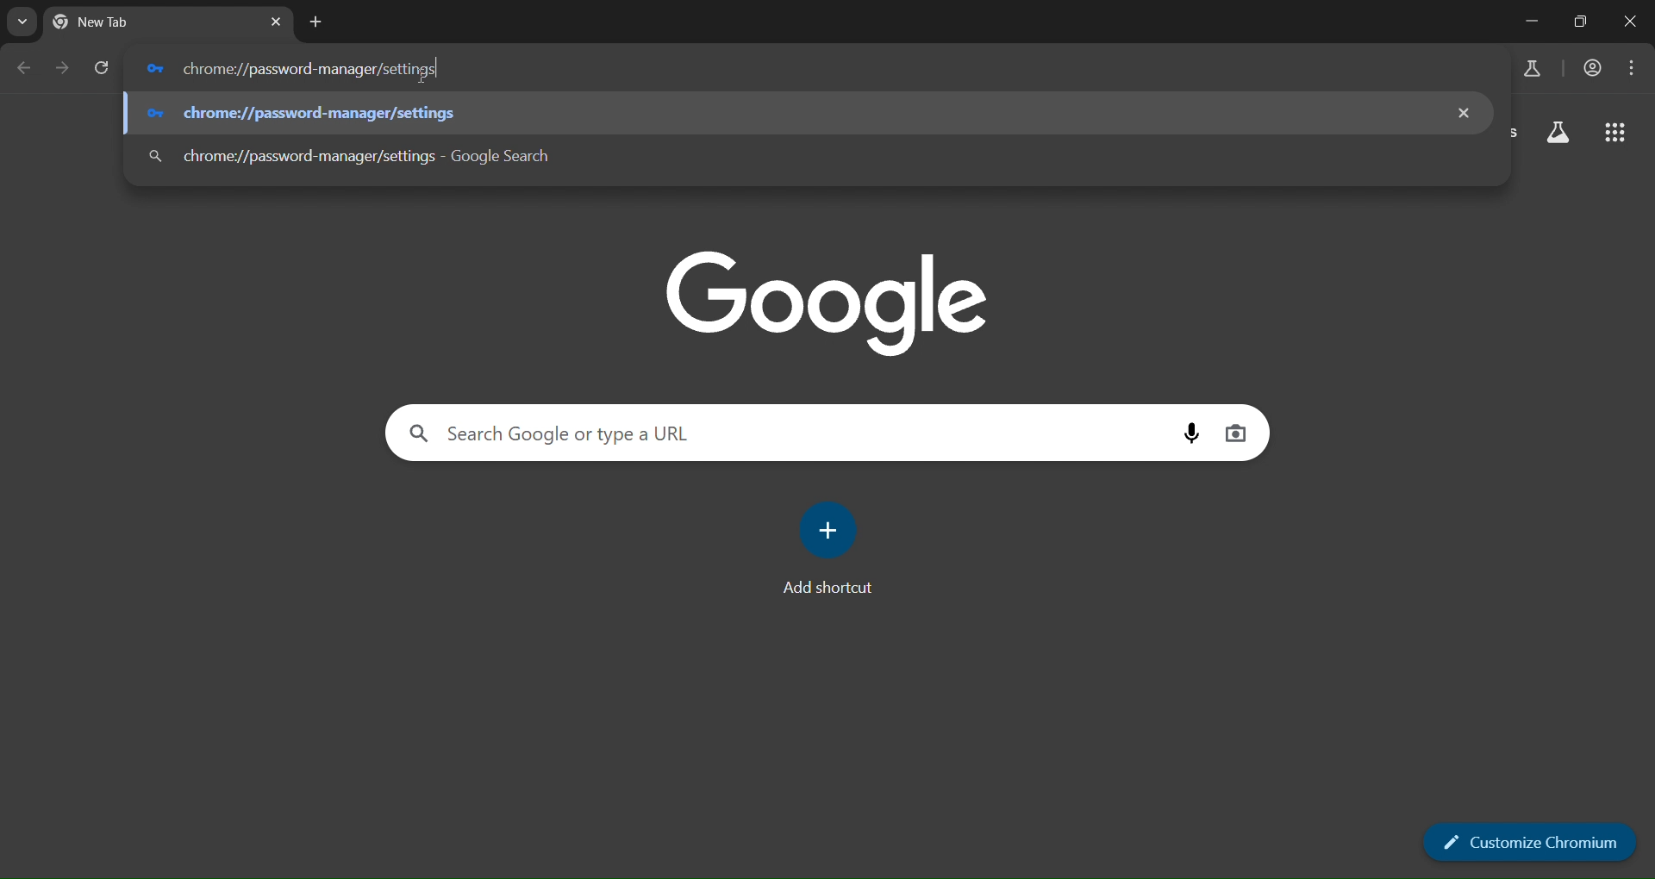 Image resolution: width=1655 pixels, height=879 pixels. What do you see at coordinates (1594, 67) in the screenshot?
I see `accounts` at bounding box center [1594, 67].